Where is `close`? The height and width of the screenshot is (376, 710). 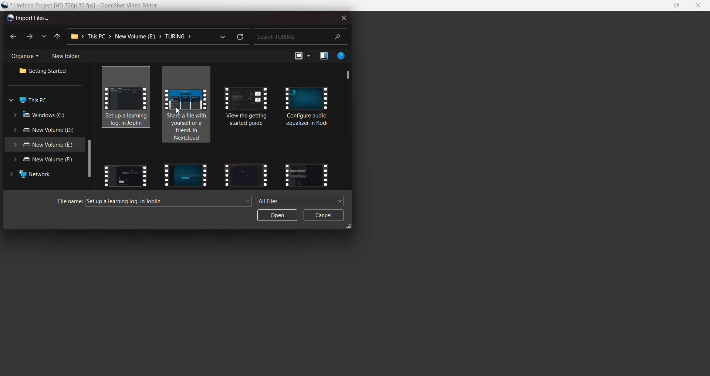 close is located at coordinates (698, 6).